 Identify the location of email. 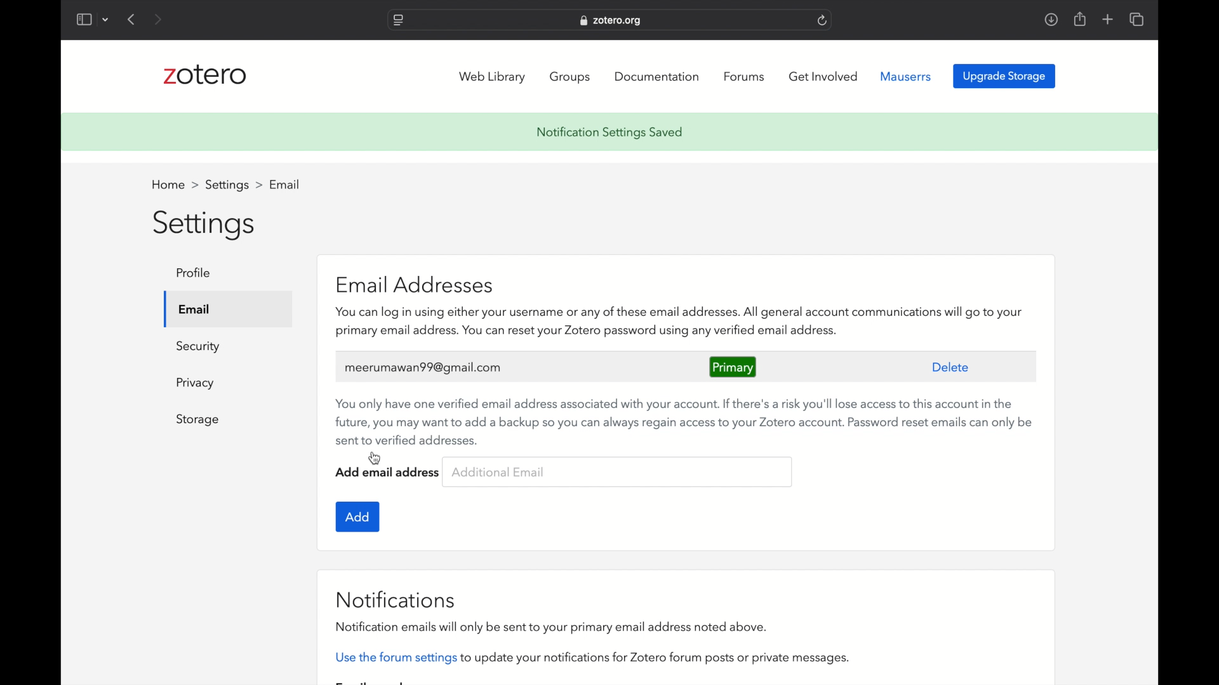
(285, 183).